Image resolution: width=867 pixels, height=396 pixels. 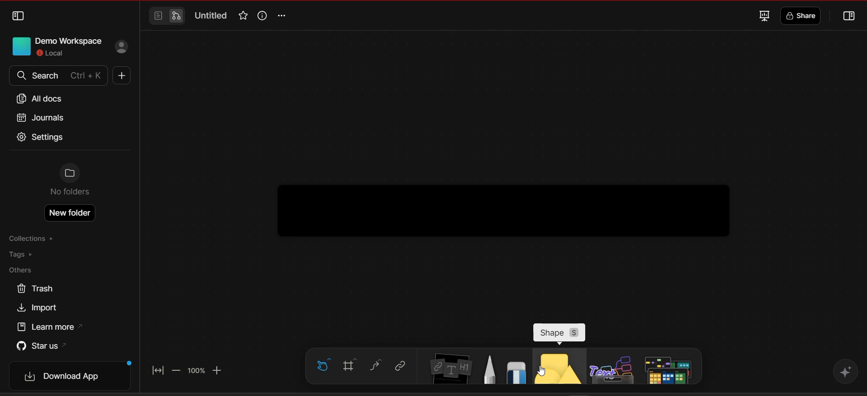 I want to click on others, so click(x=25, y=271).